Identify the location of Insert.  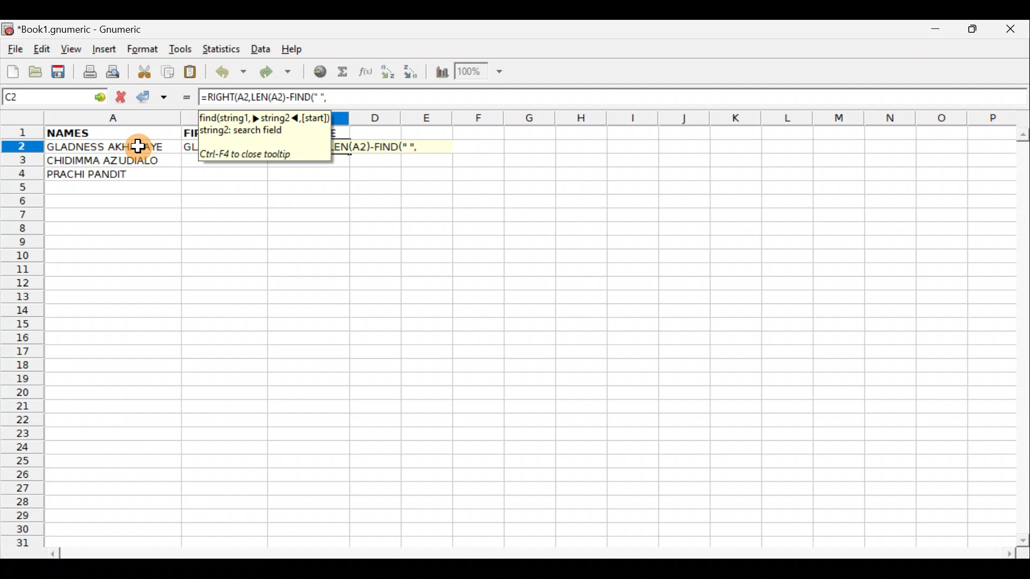
(104, 49).